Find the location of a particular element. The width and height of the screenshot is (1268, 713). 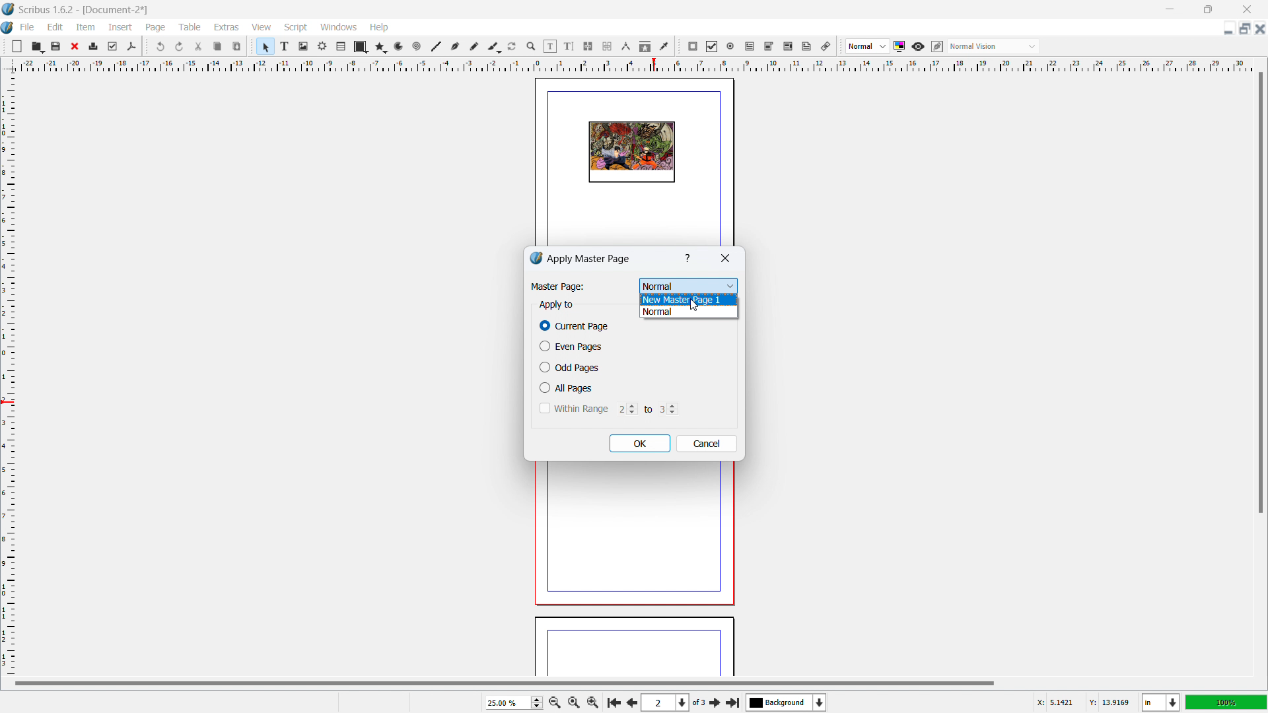

zoom out by the stepping value in tool preference is located at coordinates (554, 702).